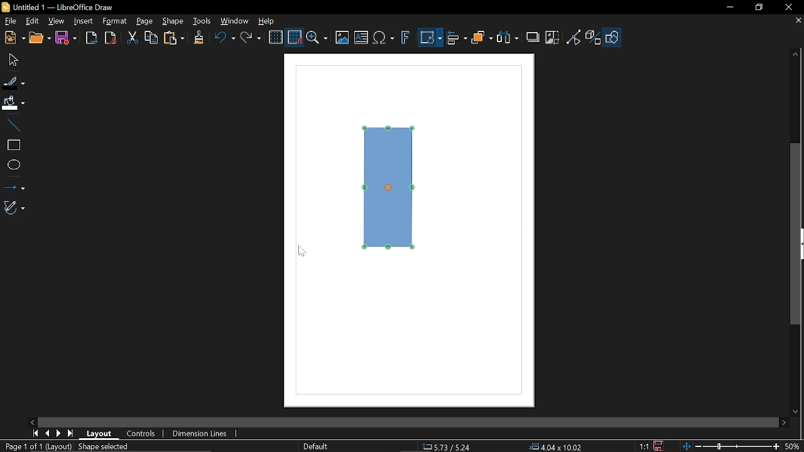 The width and height of the screenshot is (804, 452). I want to click on Insert , so click(83, 22).